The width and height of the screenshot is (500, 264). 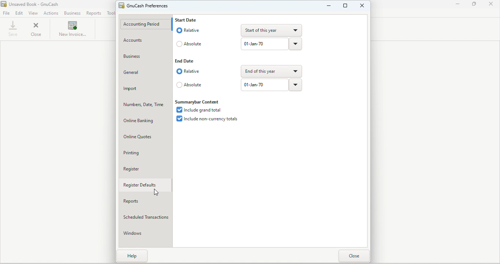 I want to click on Close, so click(x=362, y=6).